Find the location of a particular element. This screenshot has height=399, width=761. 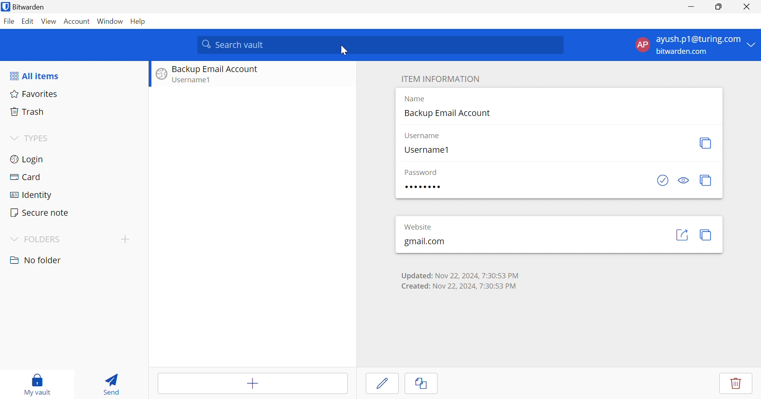

Send is located at coordinates (113, 384).